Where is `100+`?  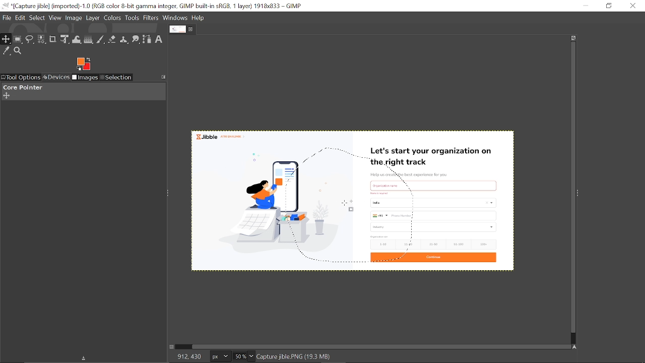
100+ is located at coordinates (483, 244).